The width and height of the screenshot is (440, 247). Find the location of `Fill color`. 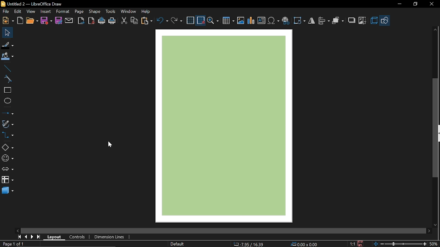

Fill color is located at coordinates (7, 57).